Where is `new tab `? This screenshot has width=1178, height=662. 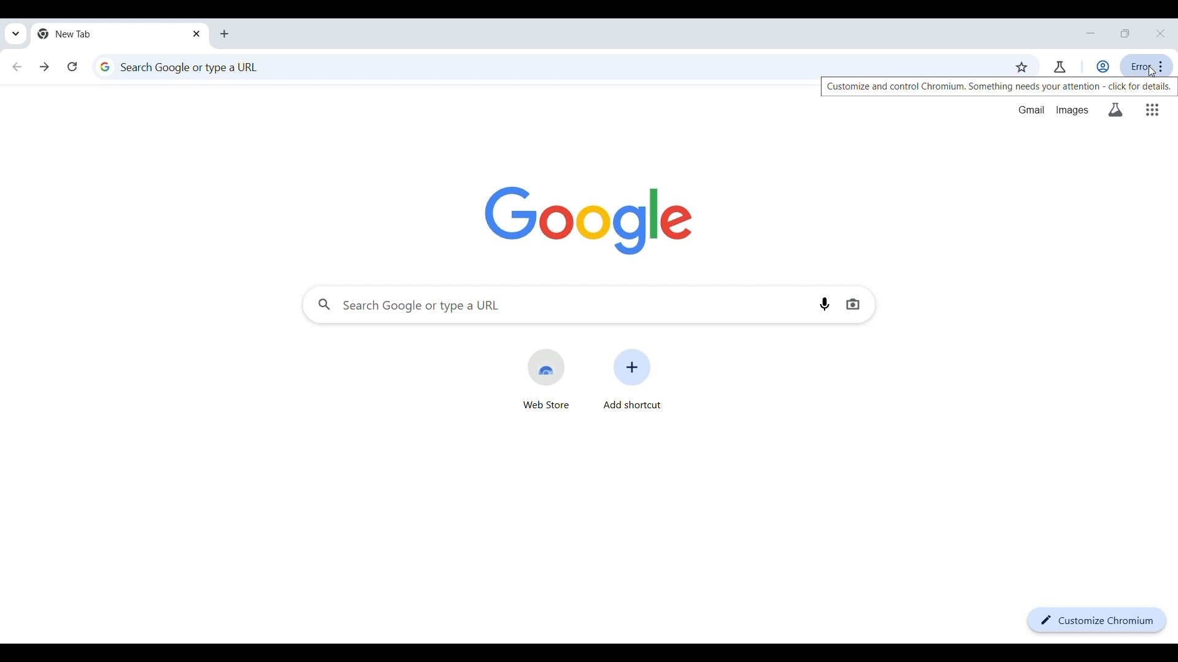 new tab  is located at coordinates (109, 34).